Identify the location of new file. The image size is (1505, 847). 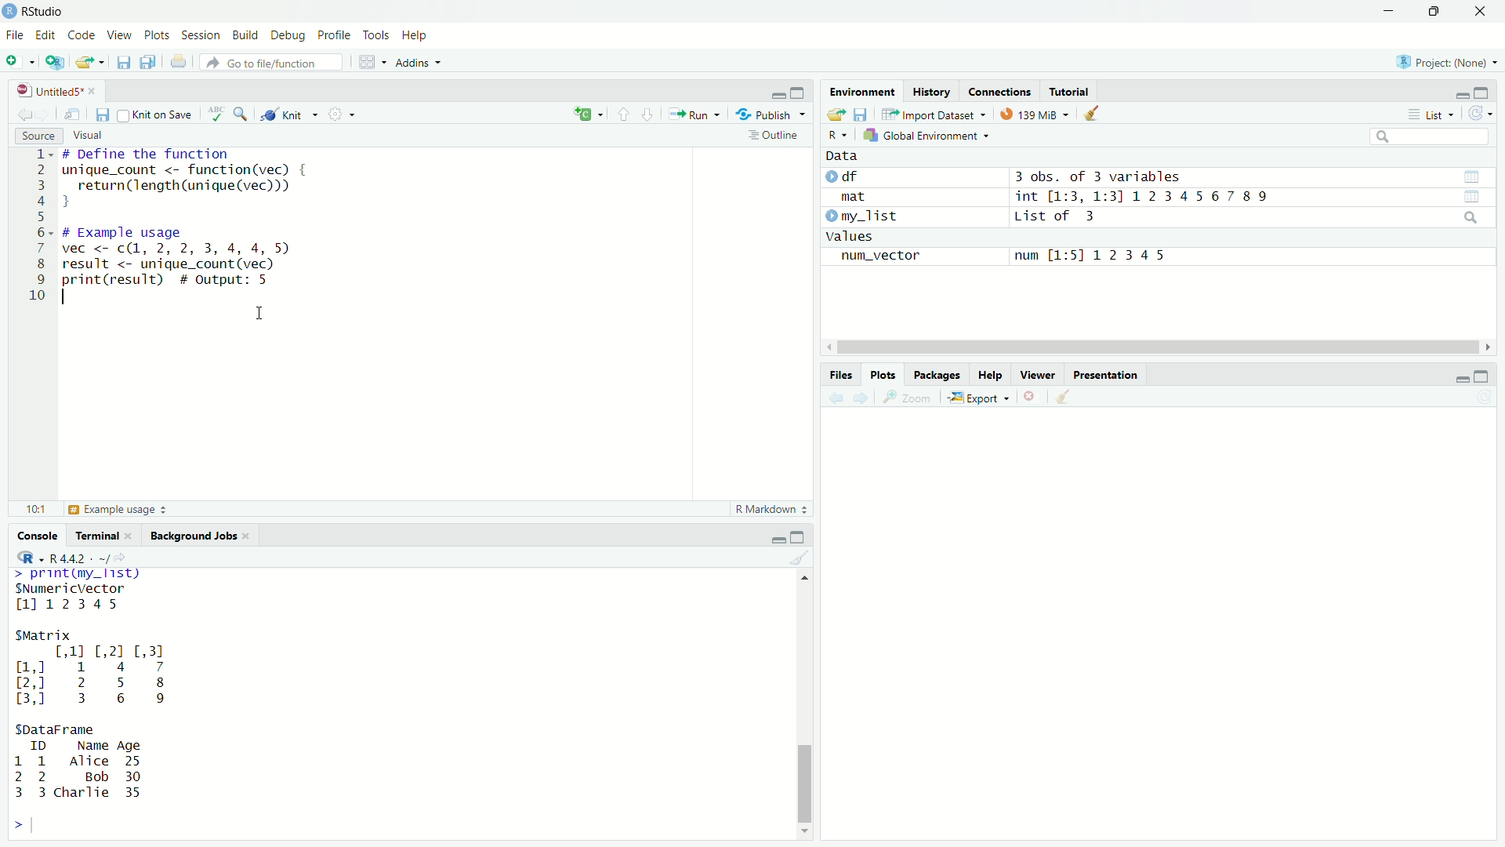
(13, 60).